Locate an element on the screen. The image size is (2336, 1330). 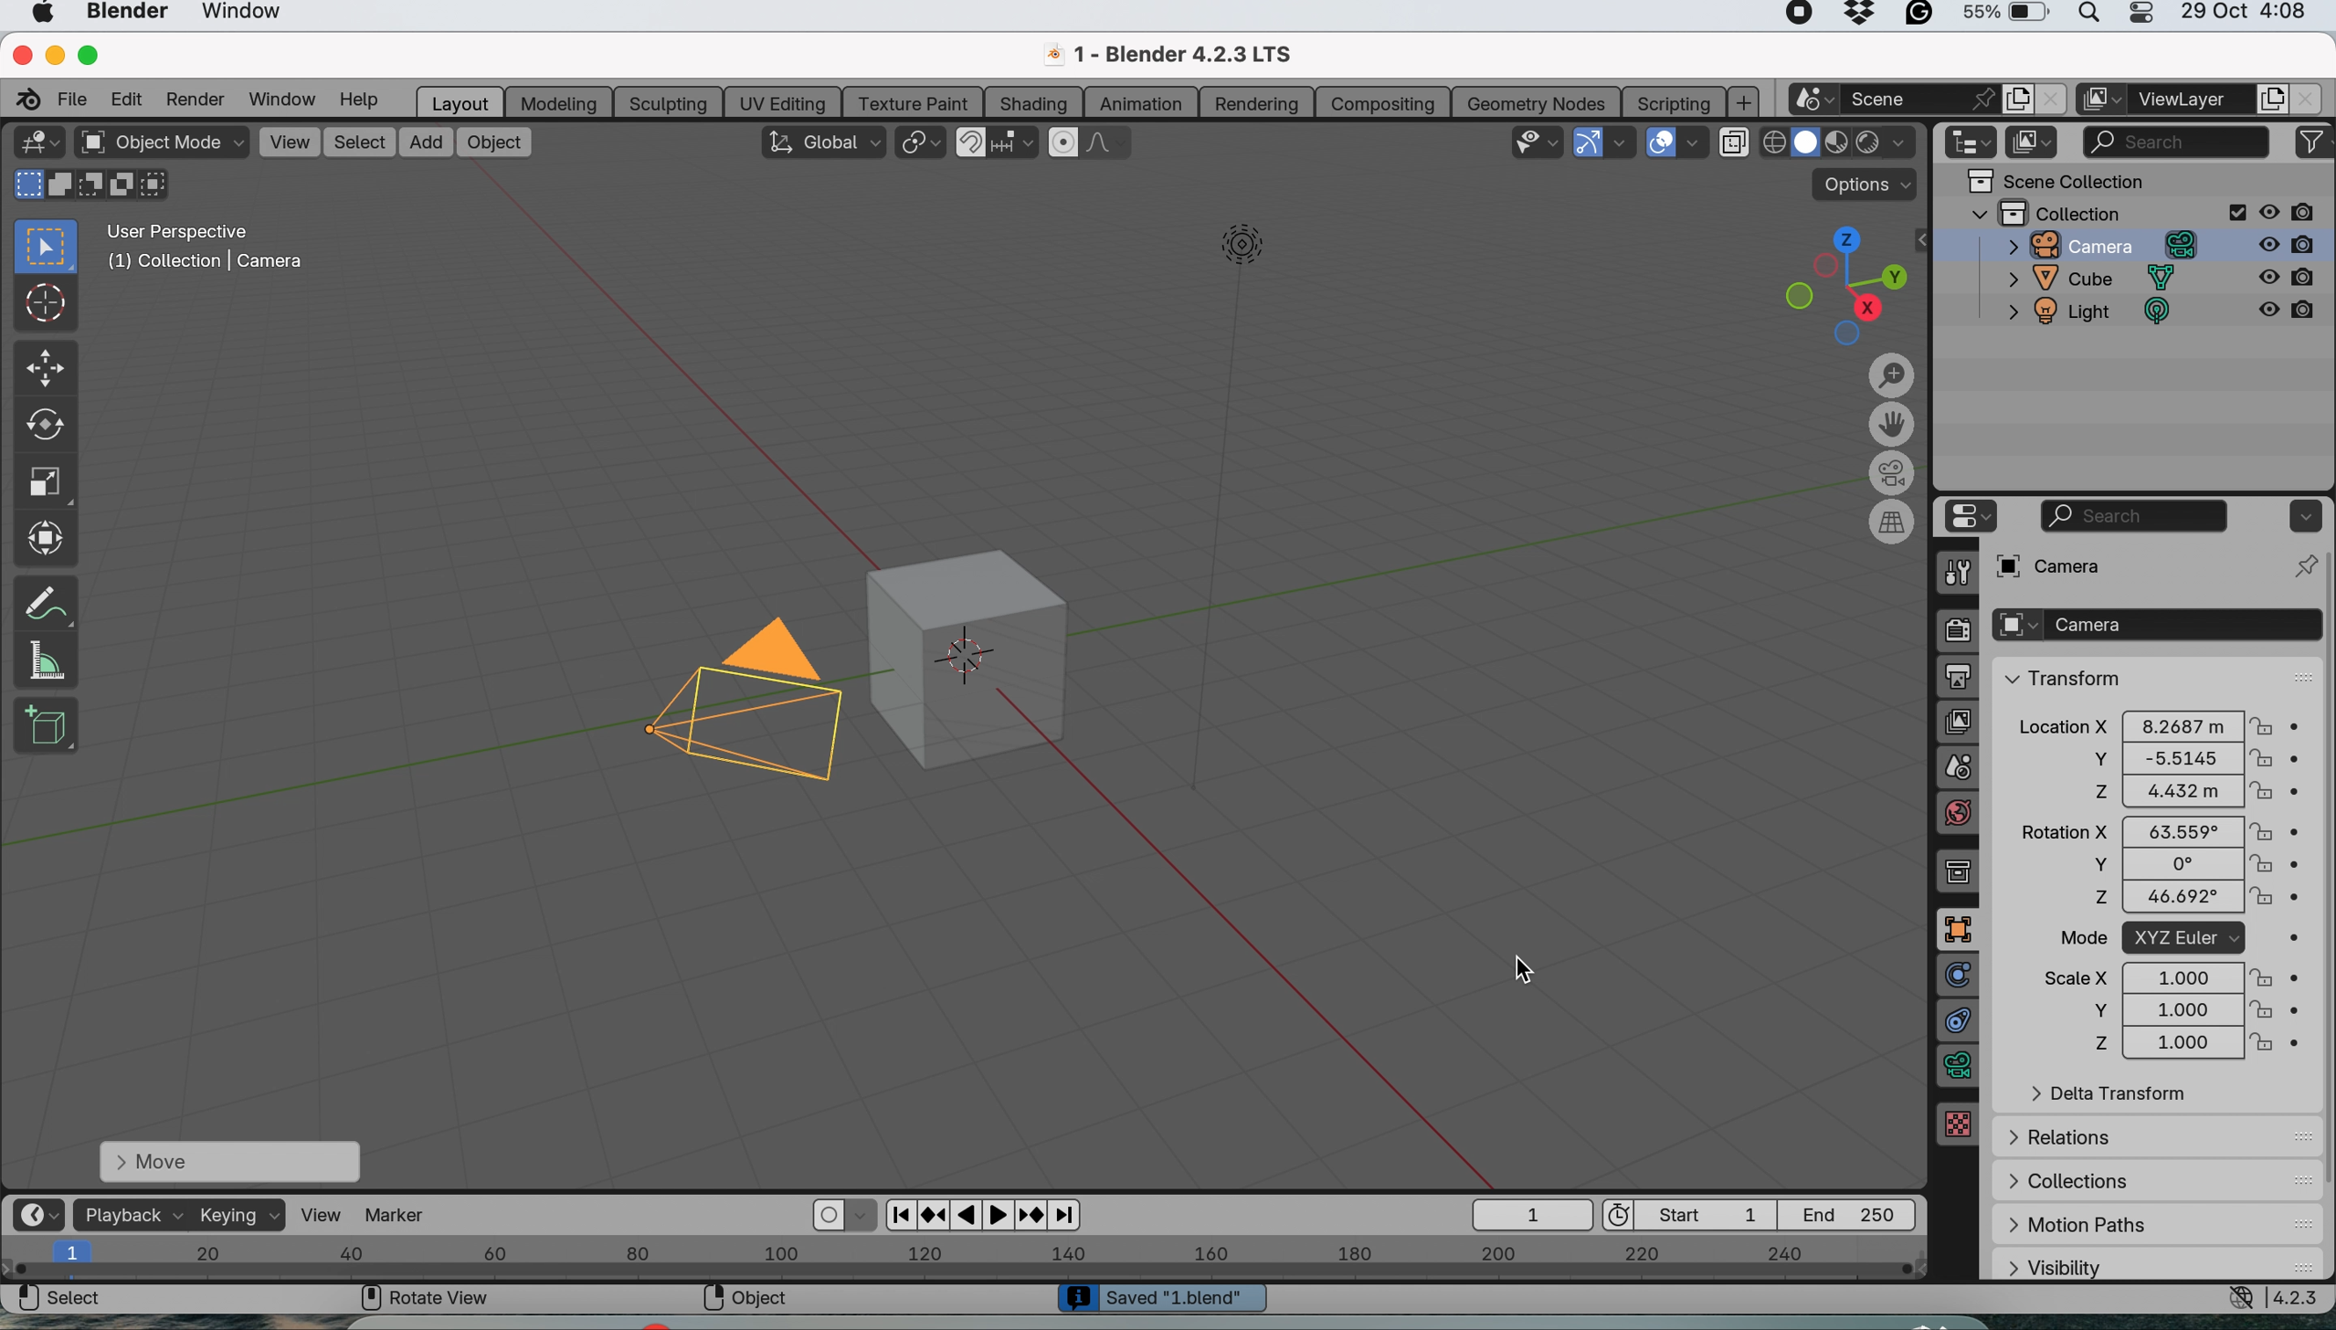
view is located at coordinates (321, 1212).